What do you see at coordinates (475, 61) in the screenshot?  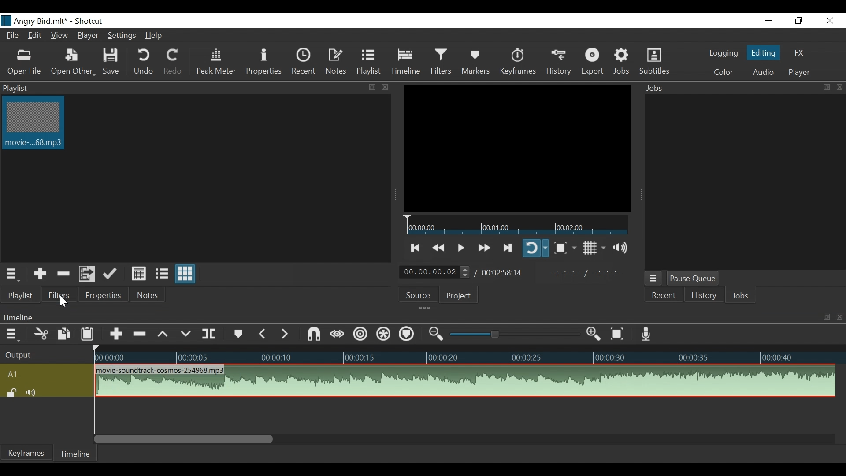 I see `Markers` at bounding box center [475, 61].